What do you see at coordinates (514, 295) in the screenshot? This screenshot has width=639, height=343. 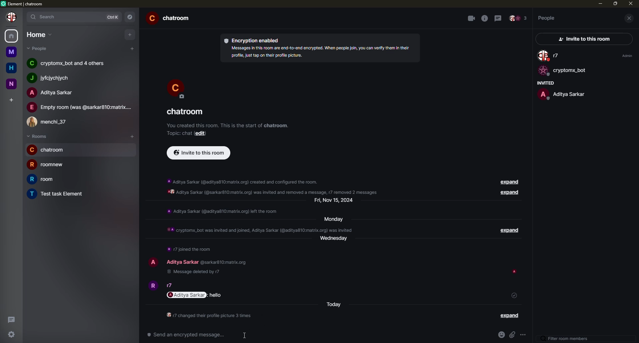 I see `sent` at bounding box center [514, 295].